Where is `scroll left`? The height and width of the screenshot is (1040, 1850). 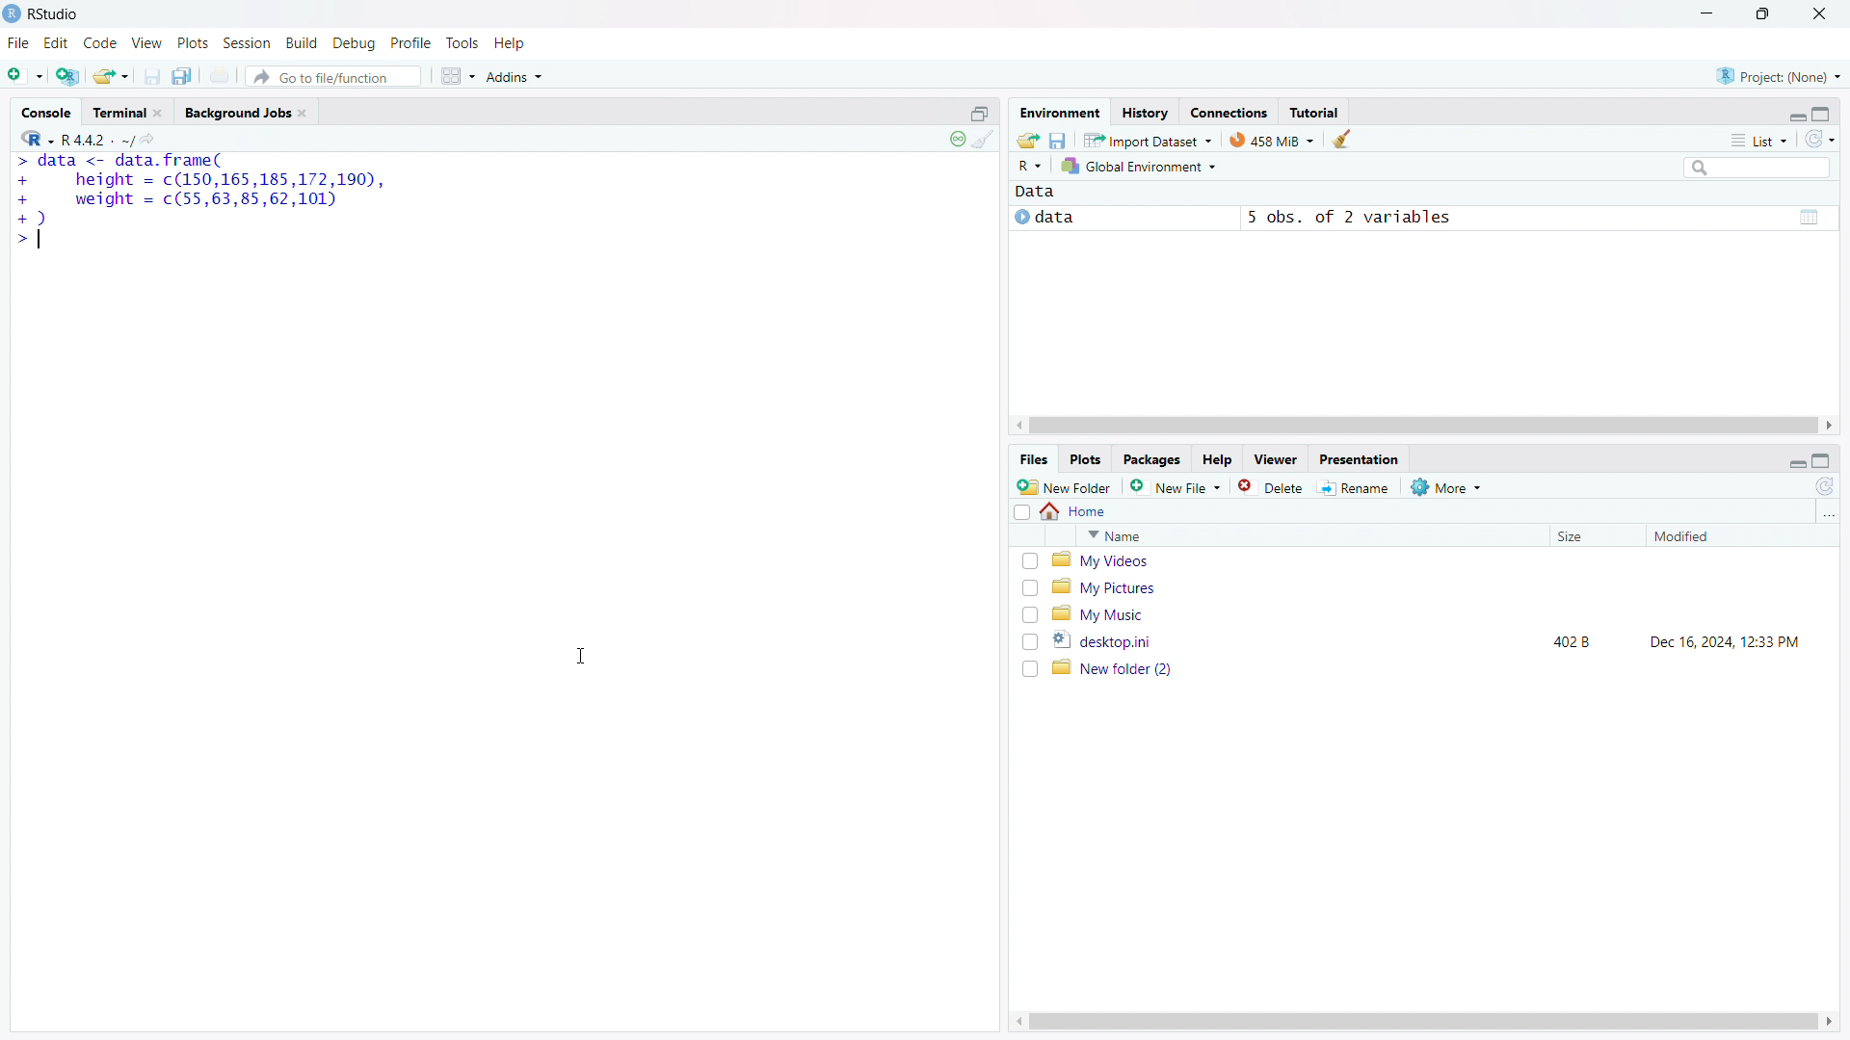 scroll left is located at coordinates (1015, 1022).